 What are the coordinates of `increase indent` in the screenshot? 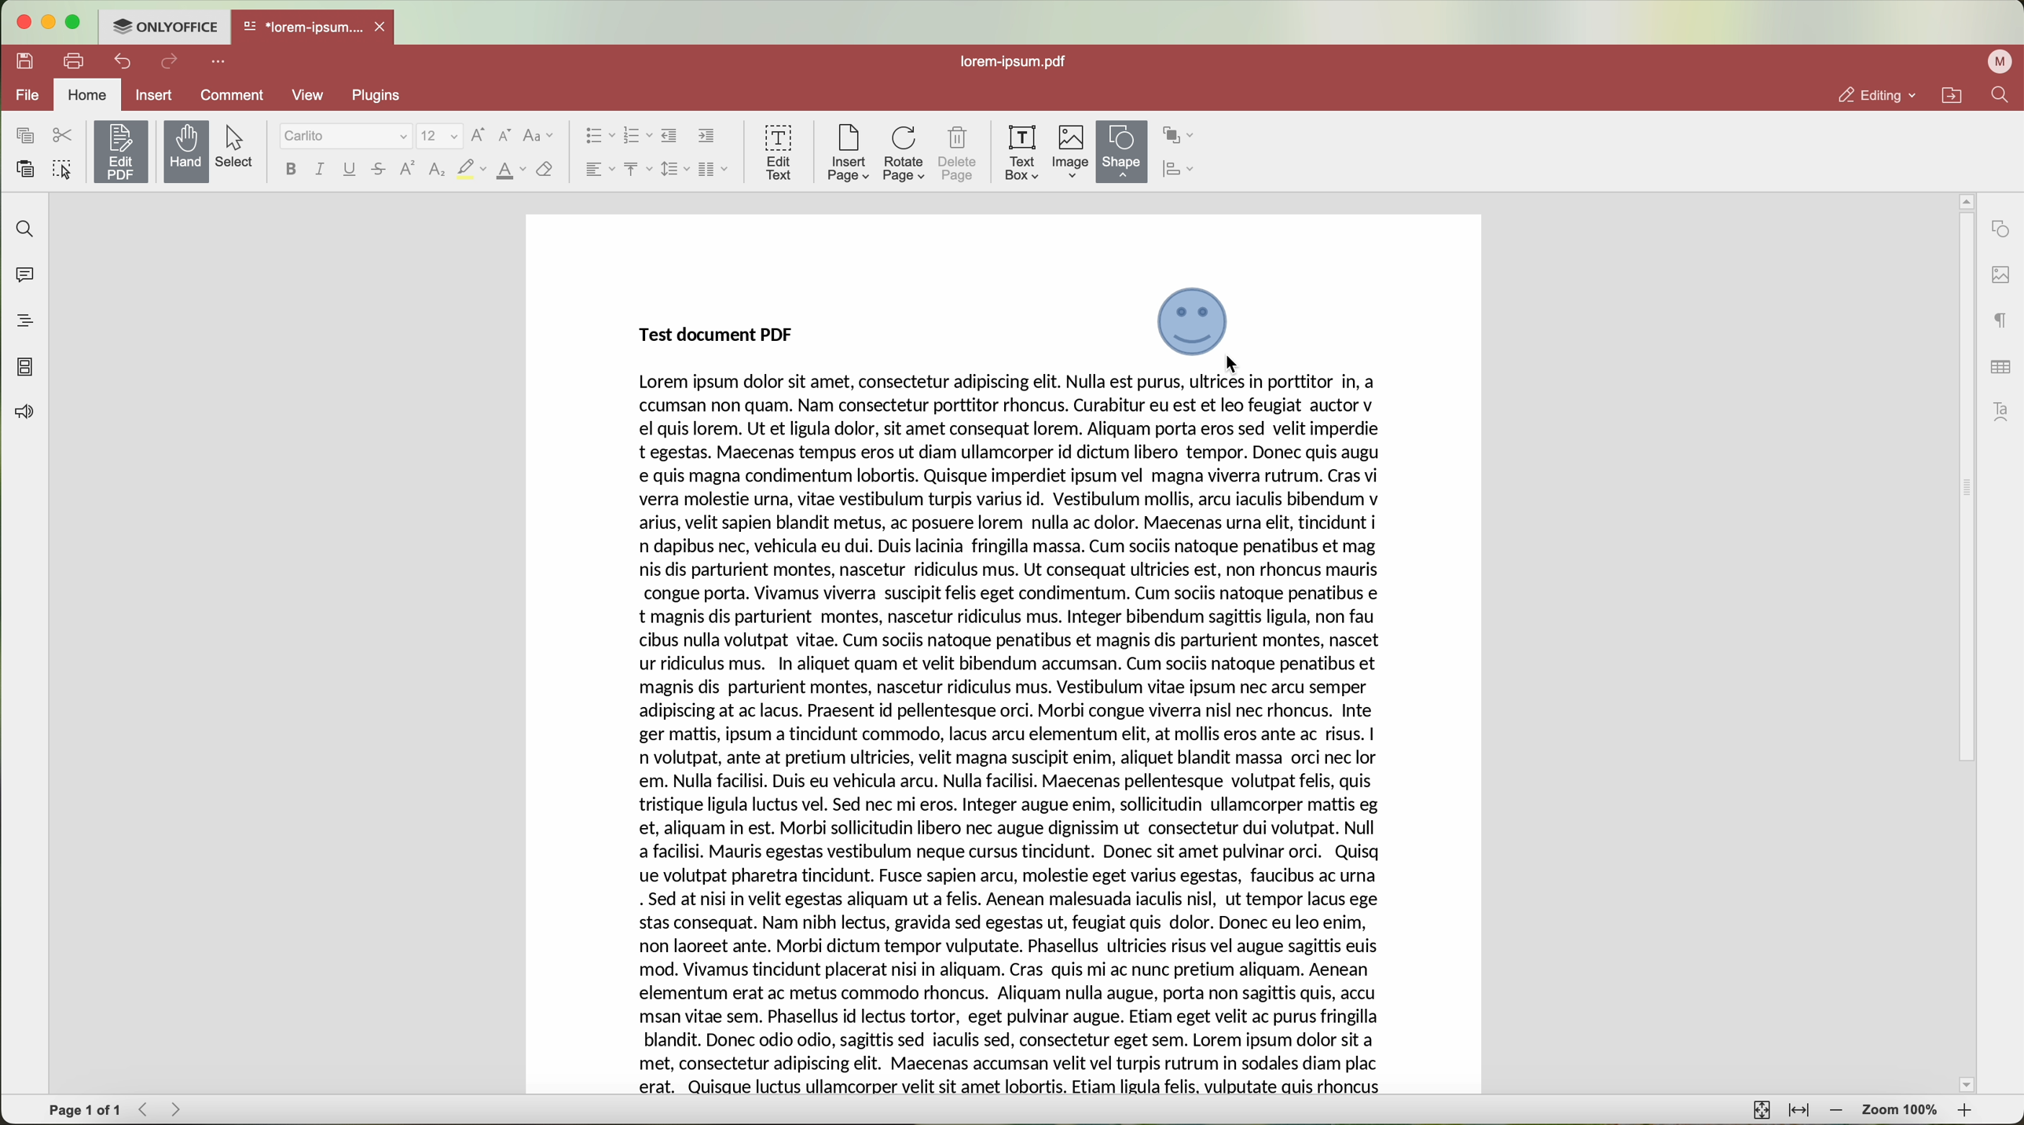 It's located at (706, 137).